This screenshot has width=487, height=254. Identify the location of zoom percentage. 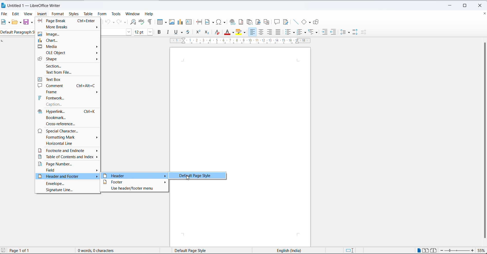
(481, 251).